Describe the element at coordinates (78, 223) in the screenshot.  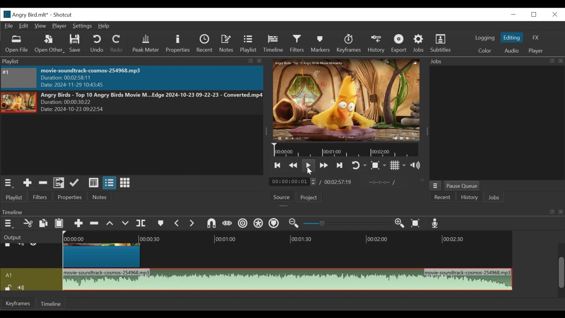
I see `Append` at that location.